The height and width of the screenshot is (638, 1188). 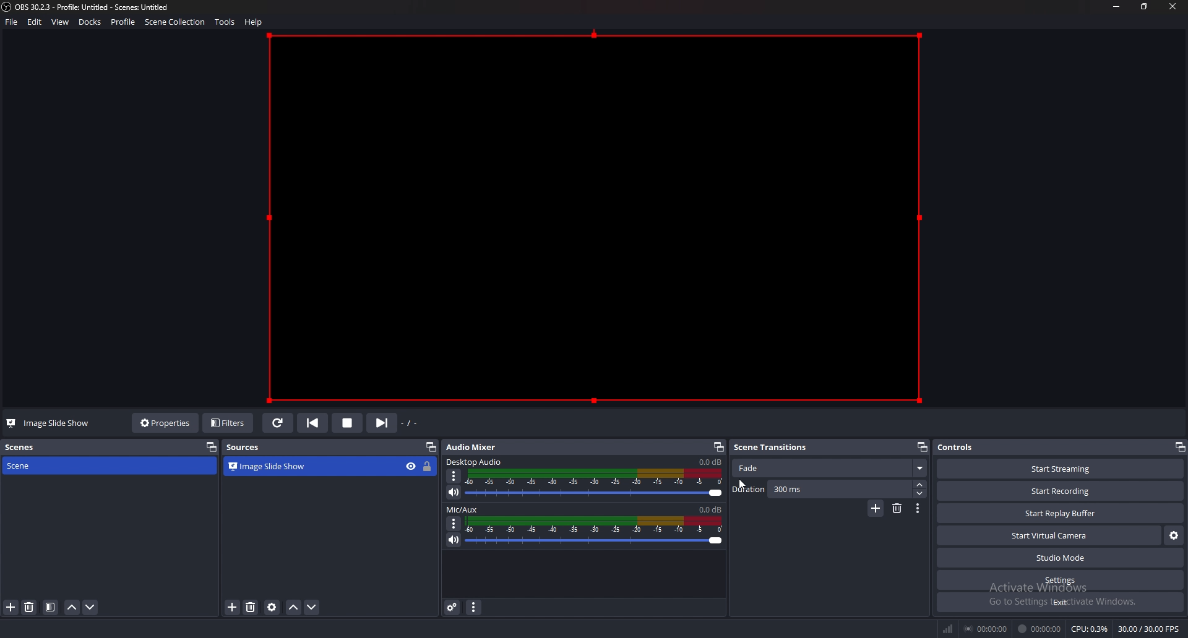 I want to click on info, so click(x=332, y=527).